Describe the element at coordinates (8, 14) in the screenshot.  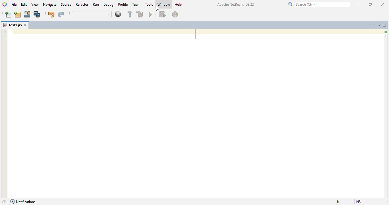
I see `new file` at that location.